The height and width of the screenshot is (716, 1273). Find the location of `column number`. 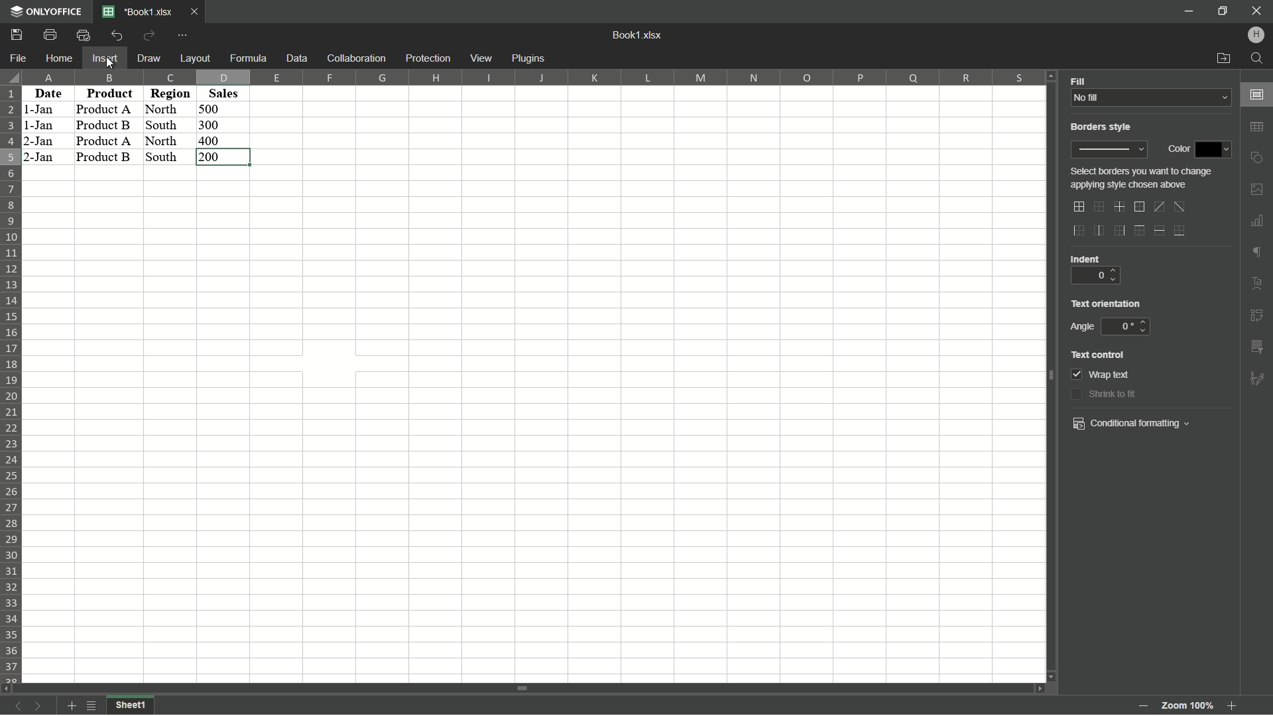

column number is located at coordinates (532, 76).